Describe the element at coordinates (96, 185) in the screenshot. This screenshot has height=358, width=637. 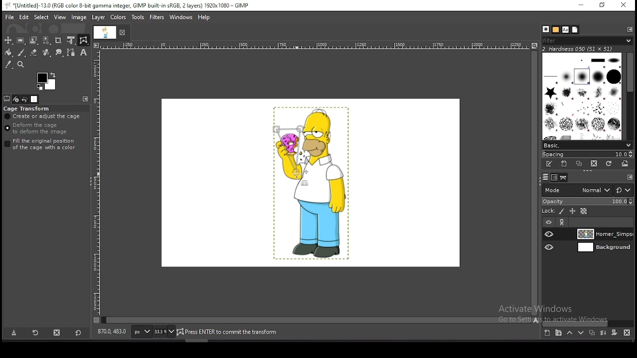
I see `scale` at that location.